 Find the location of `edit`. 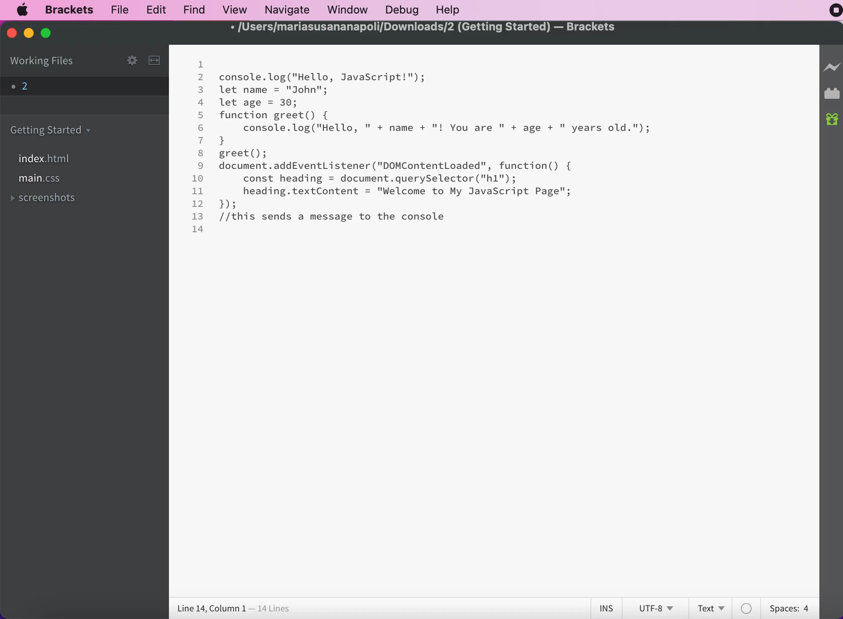

edit is located at coordinates (155, 10).